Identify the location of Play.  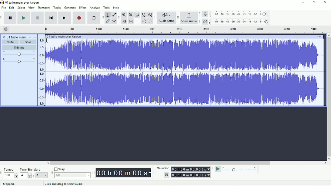
(24, 18).